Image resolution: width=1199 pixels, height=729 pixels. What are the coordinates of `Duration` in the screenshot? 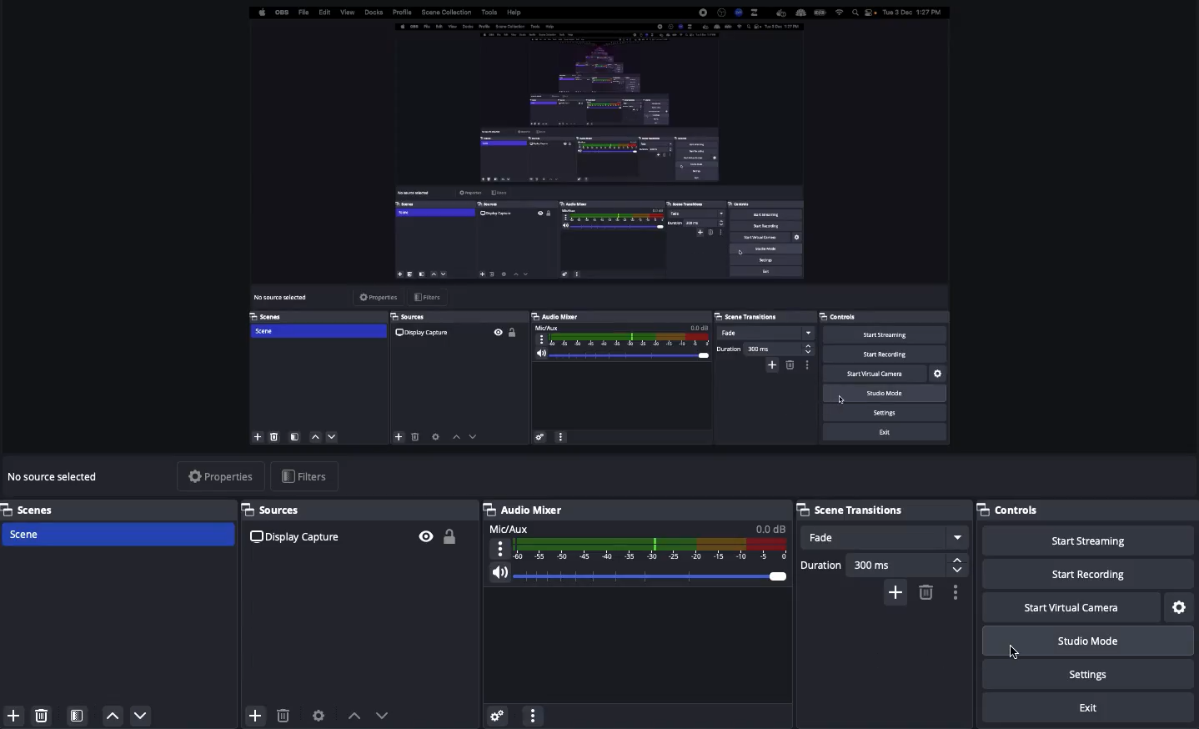 It's located at (883, 566).